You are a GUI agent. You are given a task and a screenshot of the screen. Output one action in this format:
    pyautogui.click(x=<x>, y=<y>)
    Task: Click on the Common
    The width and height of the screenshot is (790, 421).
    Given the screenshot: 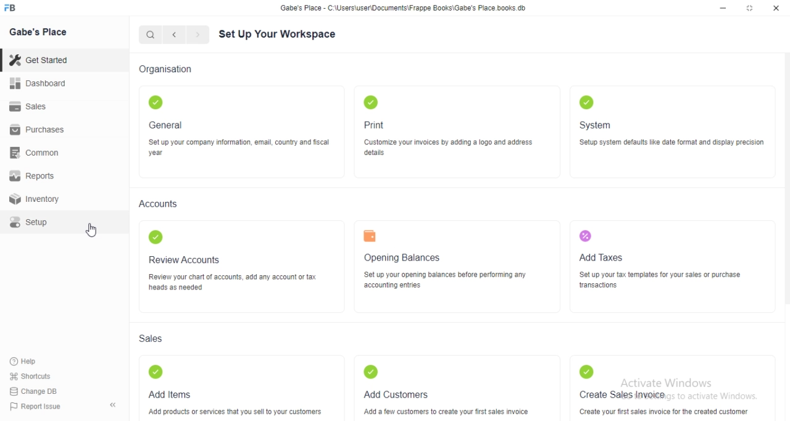 What is the action you would take?
    pyautogui.click(x=38, y=154)
    